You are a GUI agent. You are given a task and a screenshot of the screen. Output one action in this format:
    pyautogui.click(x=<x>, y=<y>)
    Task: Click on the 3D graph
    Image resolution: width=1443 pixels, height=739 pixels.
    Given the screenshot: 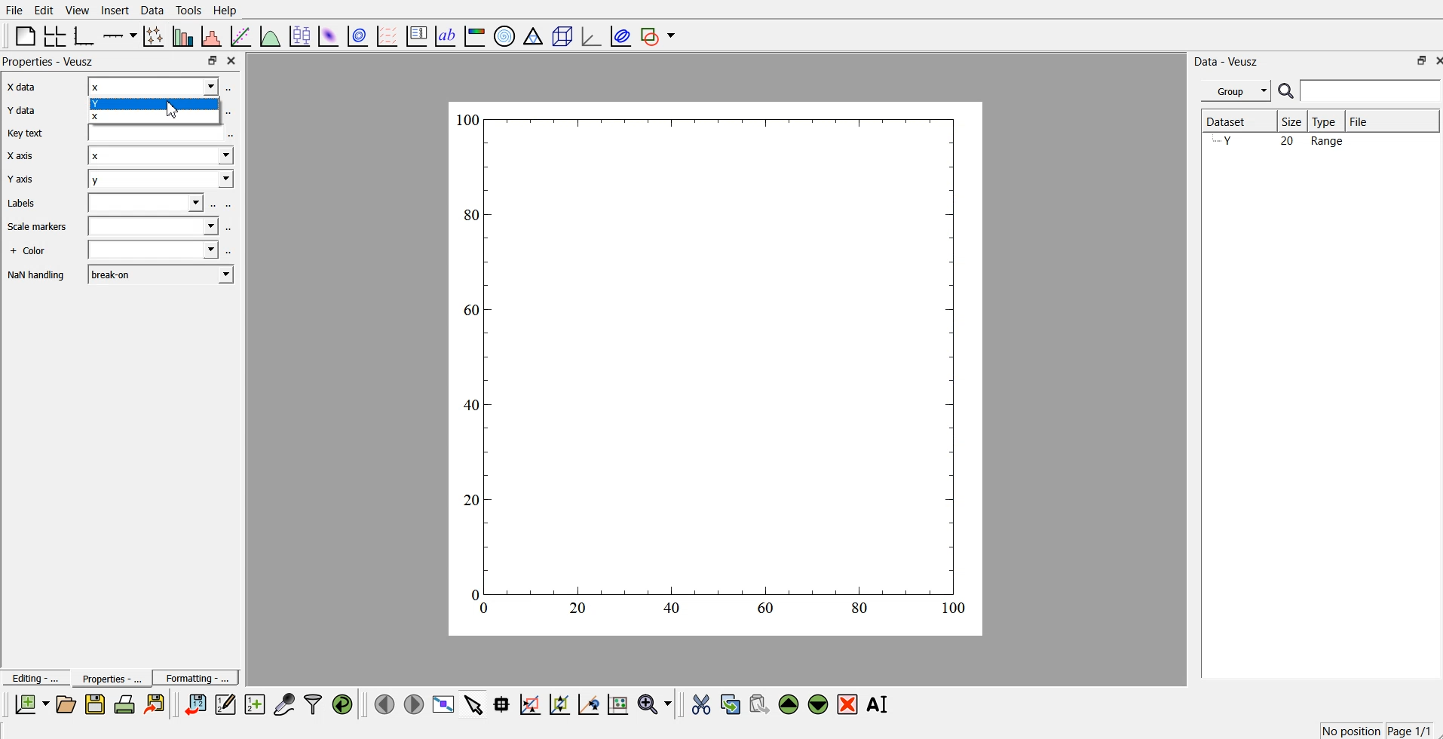 What is the action you would take?
    pyautogui.click(x=590, y=35)
    